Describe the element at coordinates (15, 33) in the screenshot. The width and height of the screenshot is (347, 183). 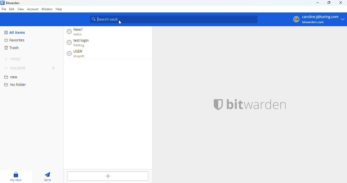
I see `all items` at that location.